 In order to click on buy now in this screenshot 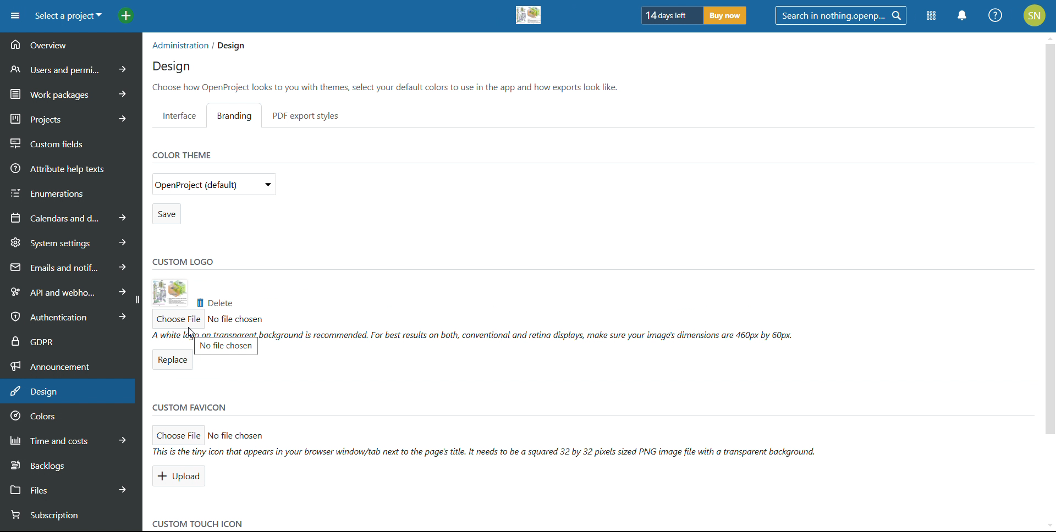, I will do `click(725, 15)`.